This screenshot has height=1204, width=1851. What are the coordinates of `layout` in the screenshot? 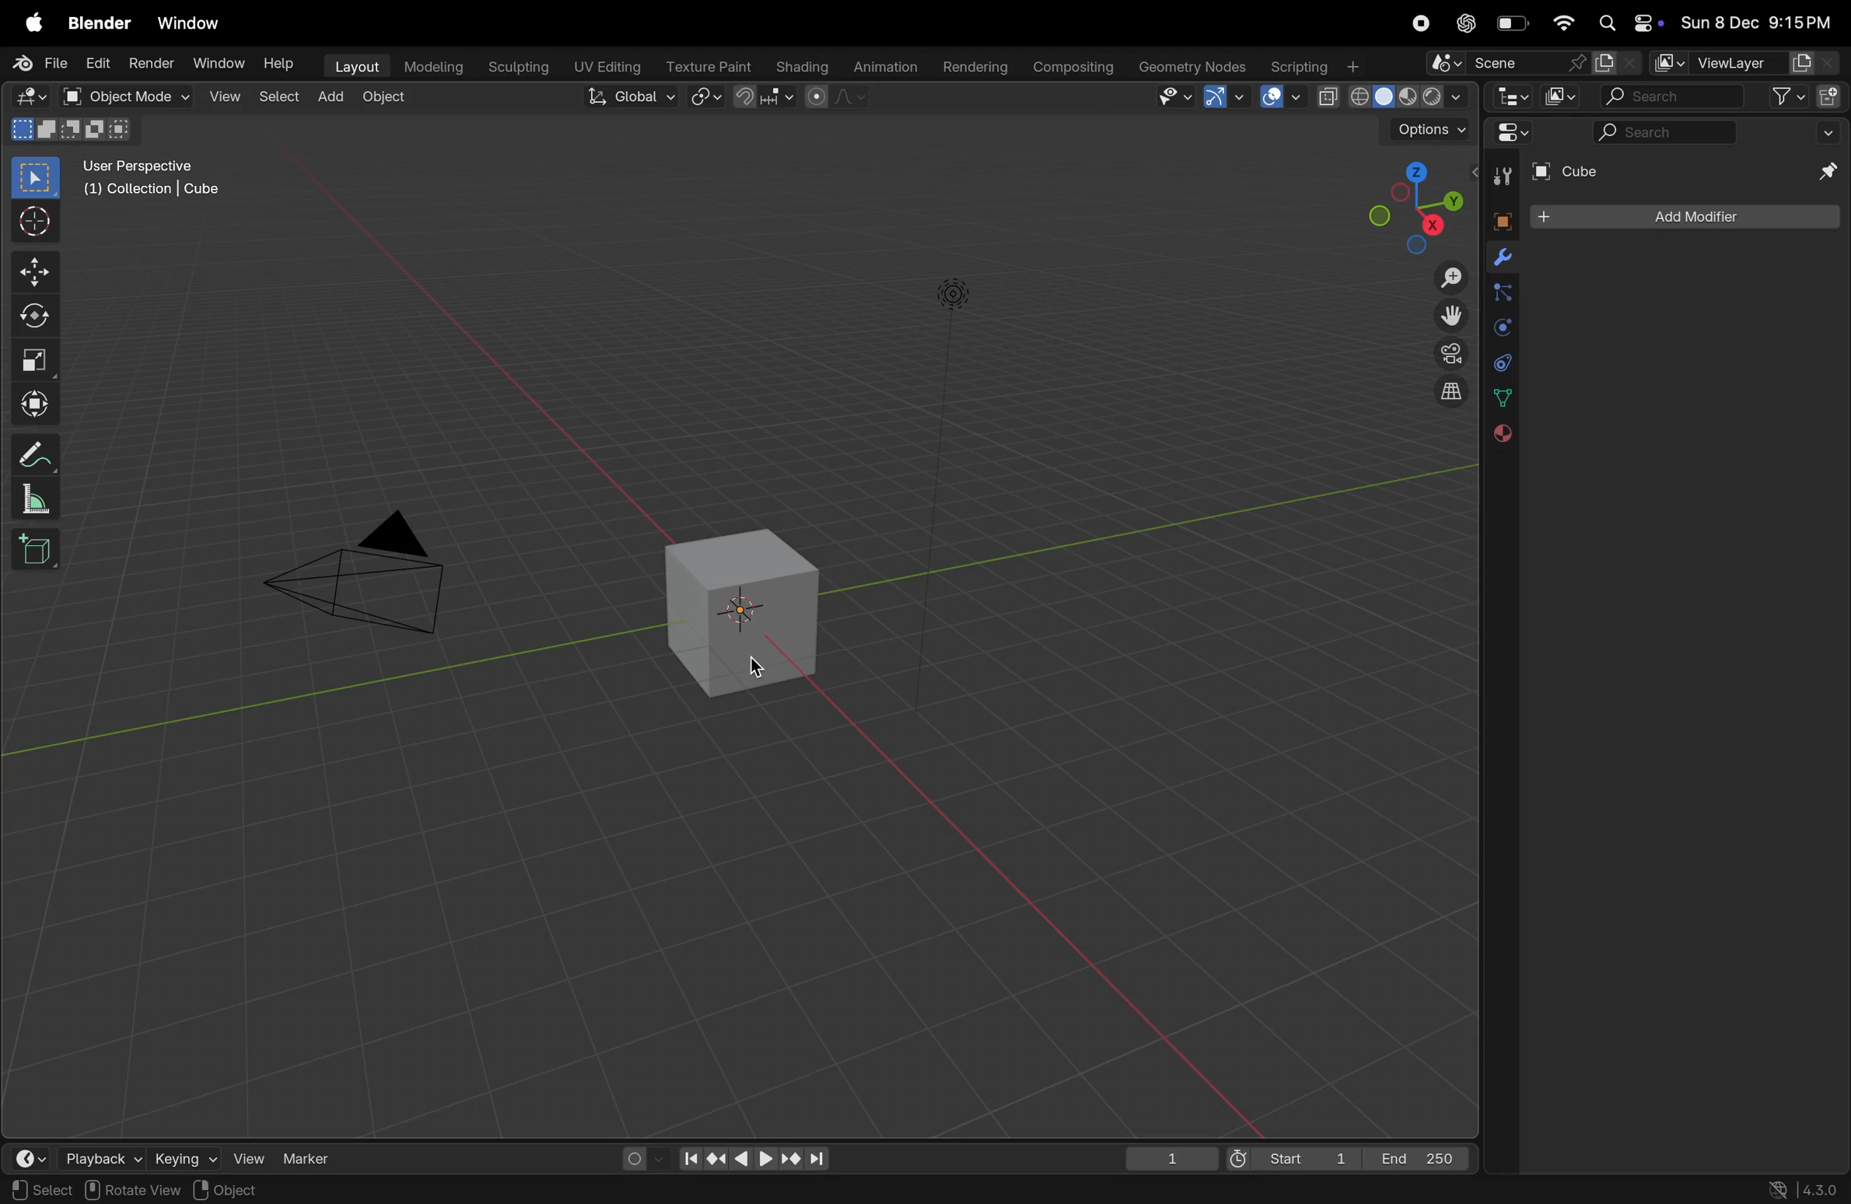 It's located at (355, 65).